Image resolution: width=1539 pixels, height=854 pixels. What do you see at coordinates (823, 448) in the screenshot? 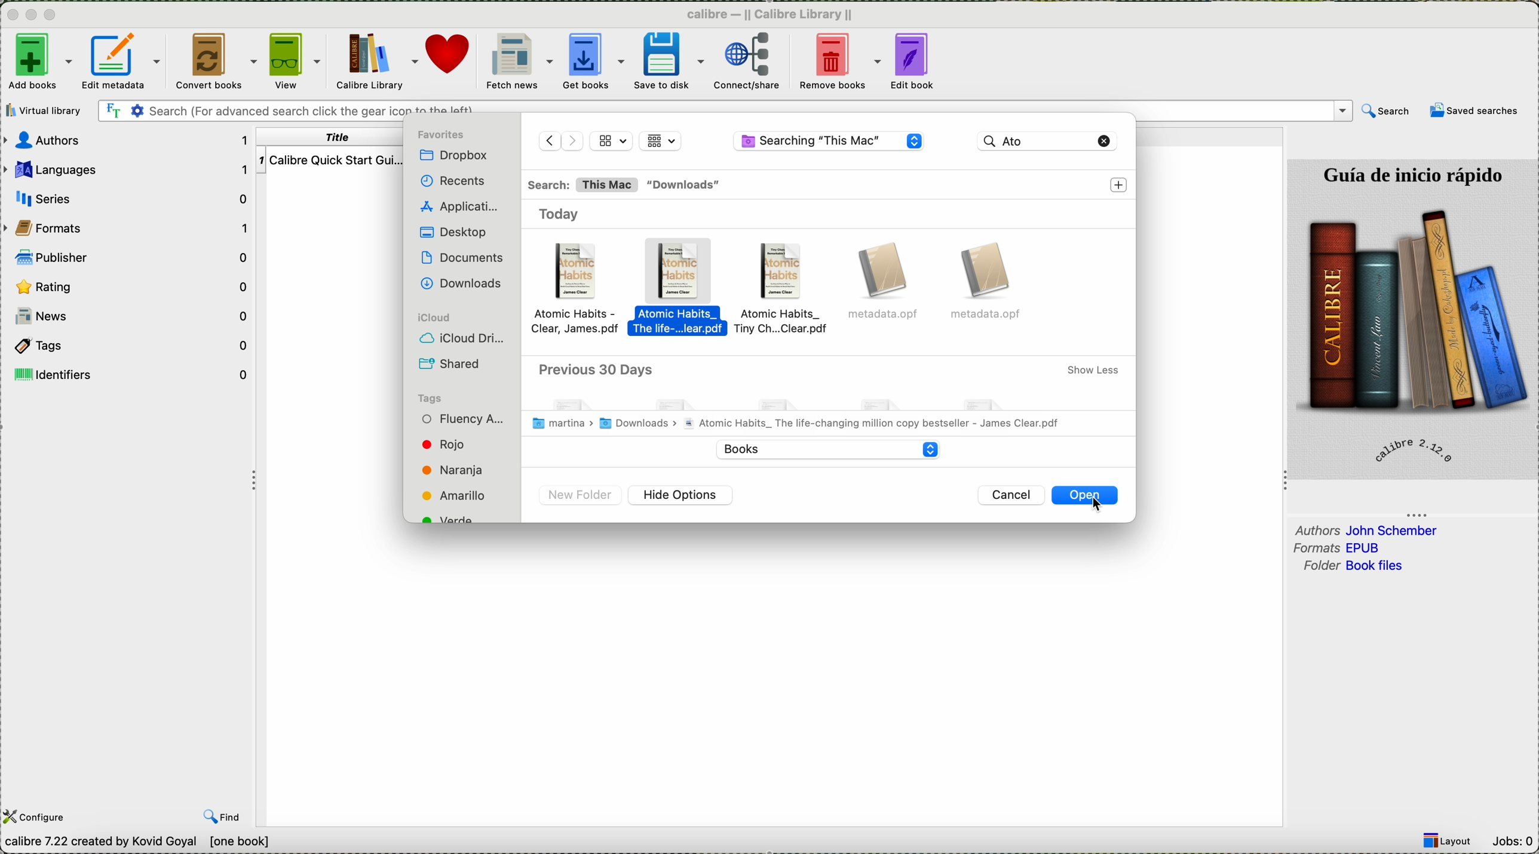
I see `books` at bounding box center [823, 448].